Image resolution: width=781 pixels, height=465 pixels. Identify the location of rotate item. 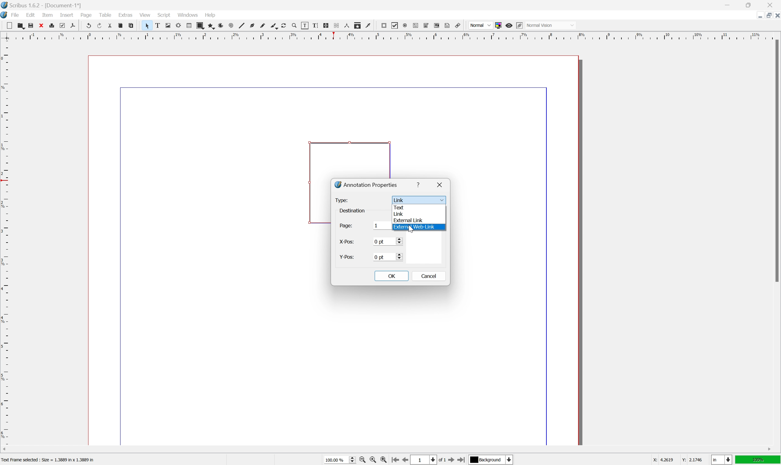
(284, 26).